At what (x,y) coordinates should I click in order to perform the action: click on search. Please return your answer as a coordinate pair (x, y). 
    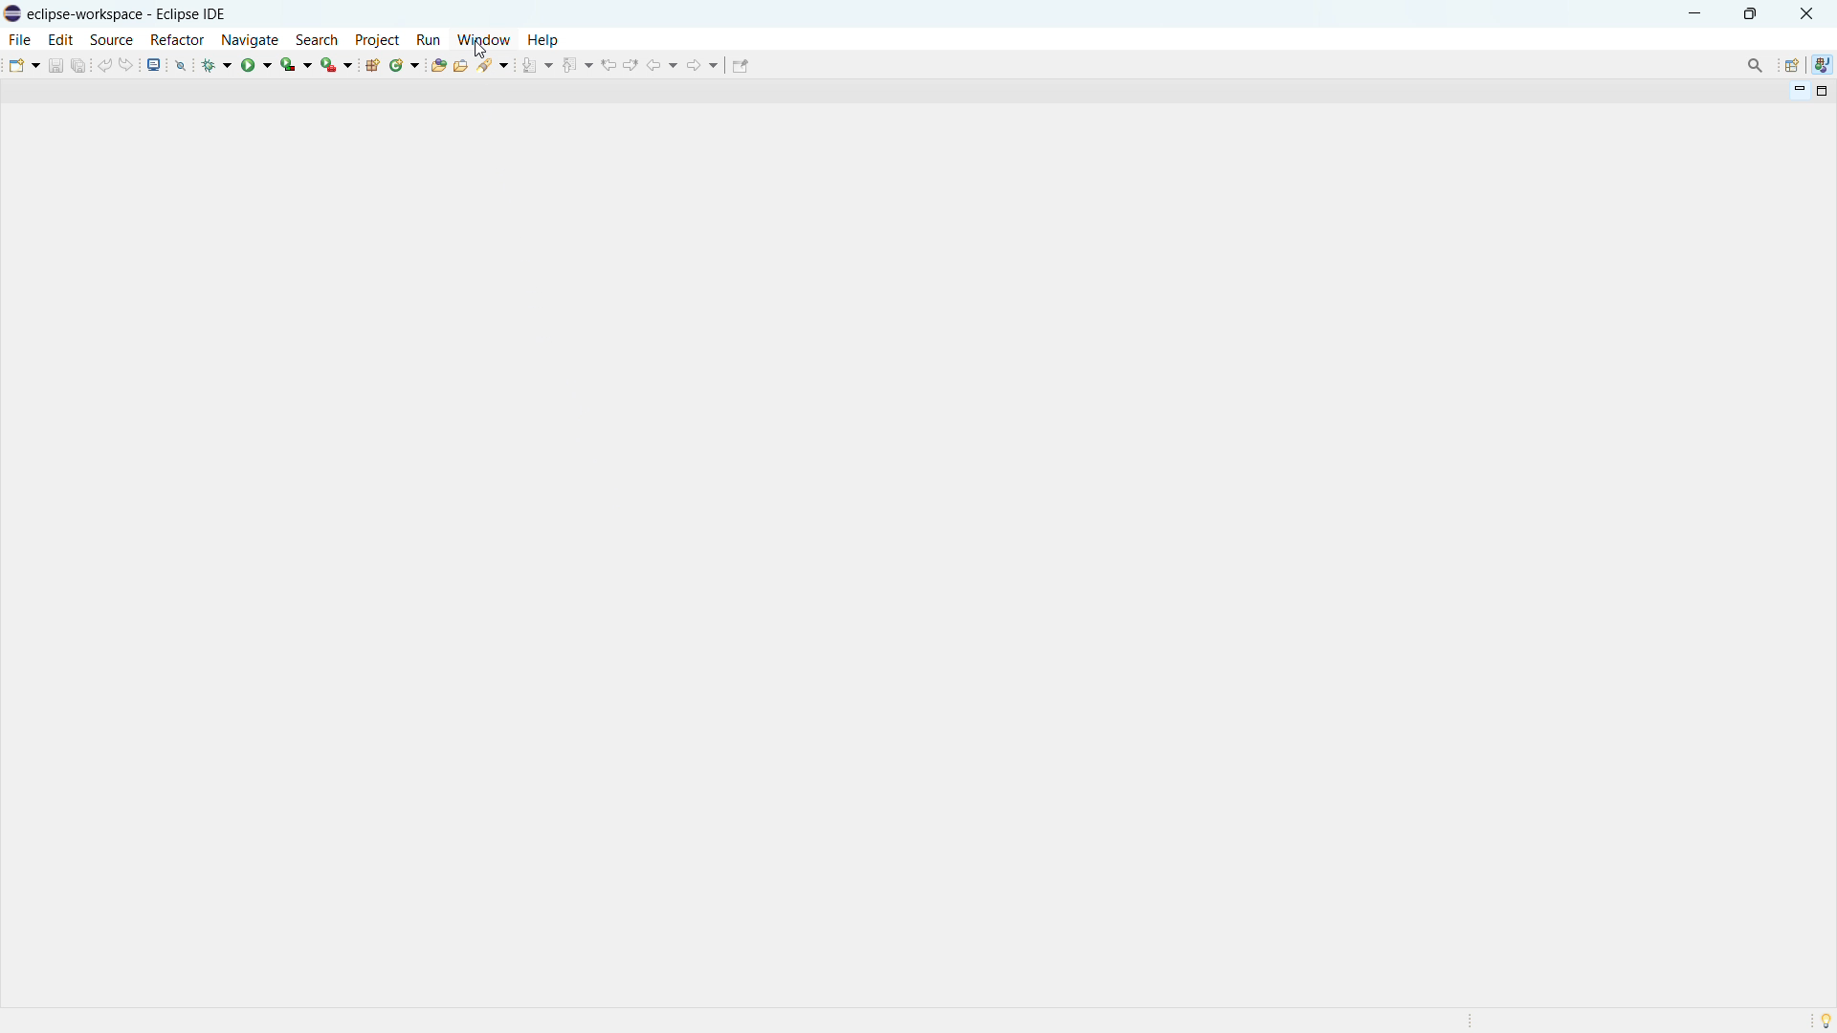
    Looking at the image, I should click on (317, 39).